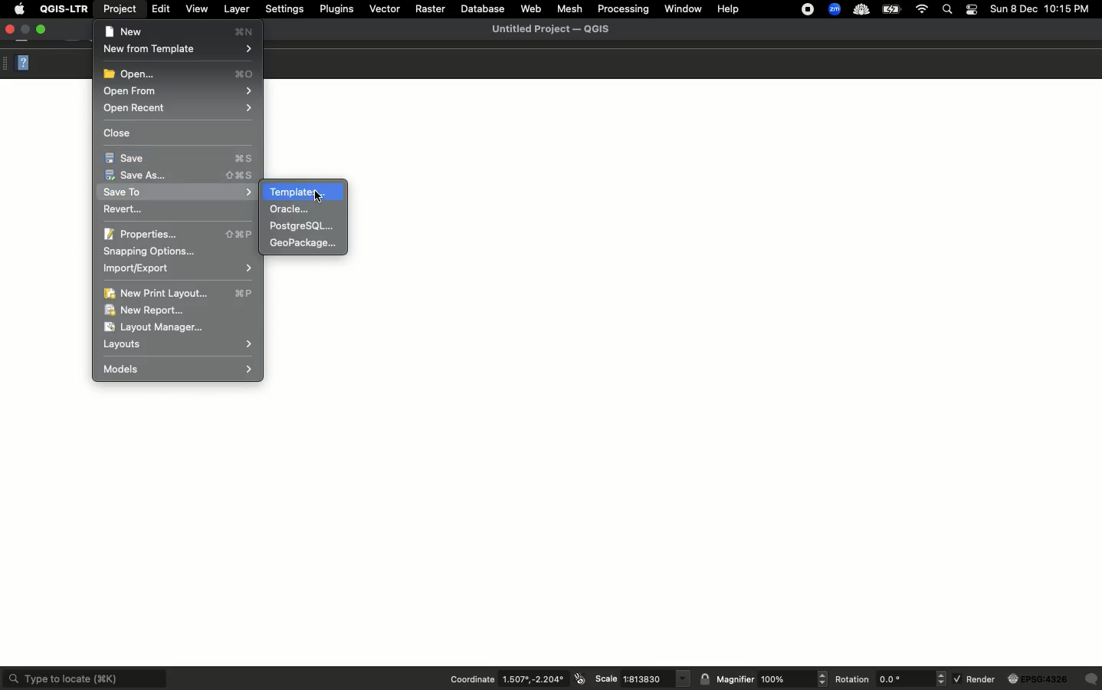 The width and height of the screenshot is (1102, 690). Describe the element at coordinates (655, 678) in the screenshot. I see `scale` at that location.